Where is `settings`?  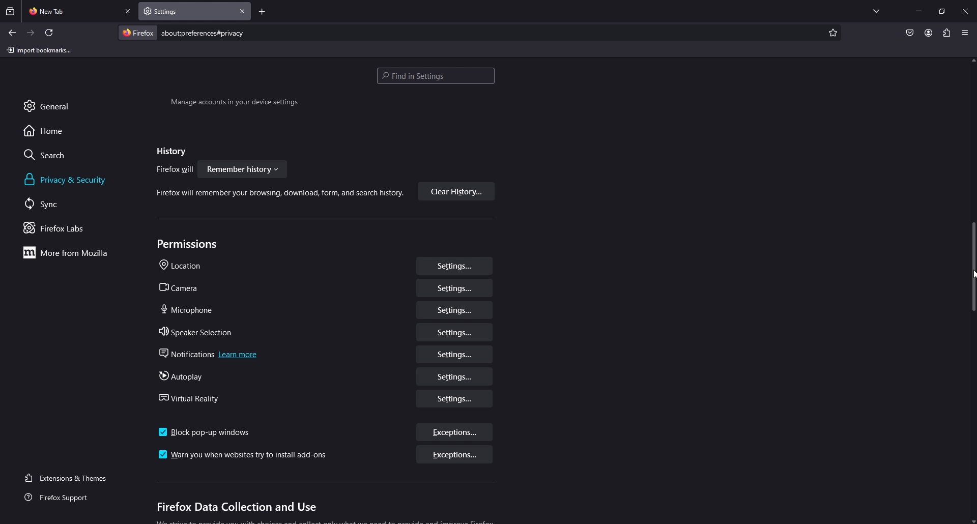
settings is located at coordinates (455, 398).